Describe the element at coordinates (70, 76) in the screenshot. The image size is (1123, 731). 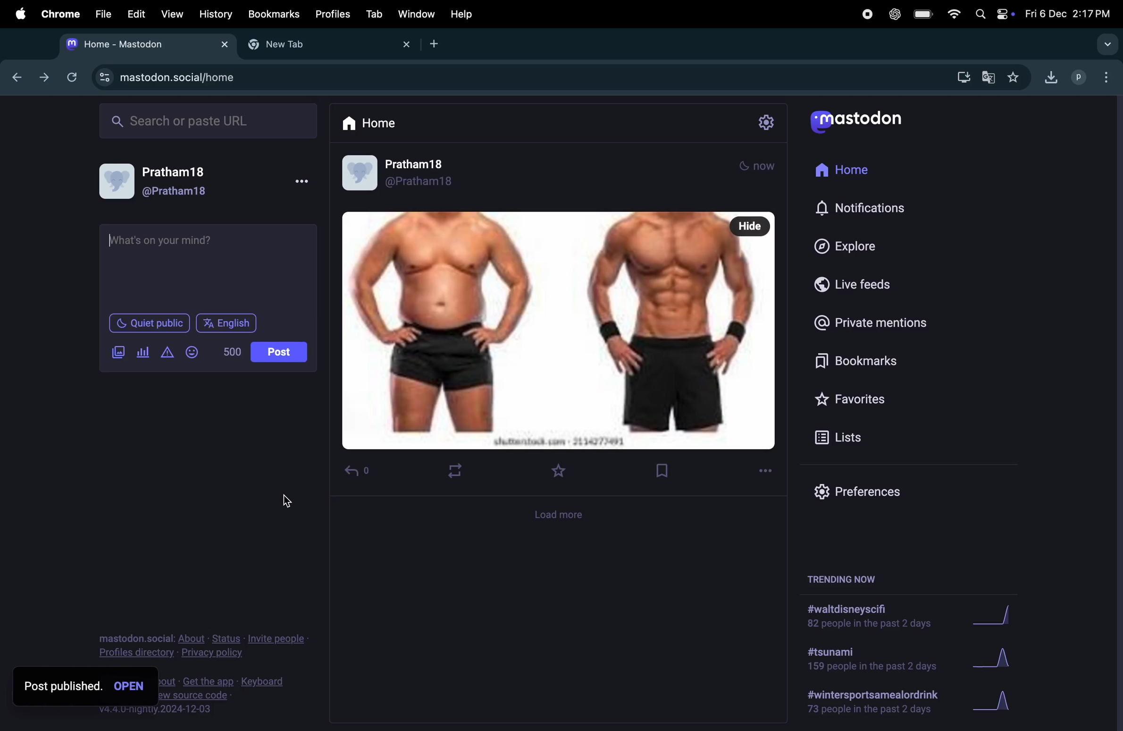
I see `refresh` at that location.